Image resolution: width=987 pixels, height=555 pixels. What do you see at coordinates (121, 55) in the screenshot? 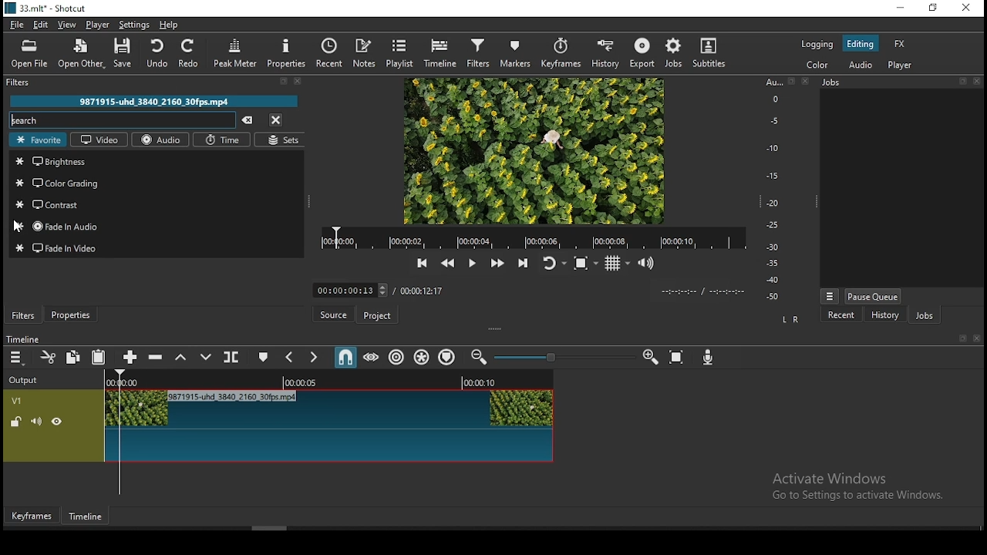
I see `save` at bounding box center [121, 55].